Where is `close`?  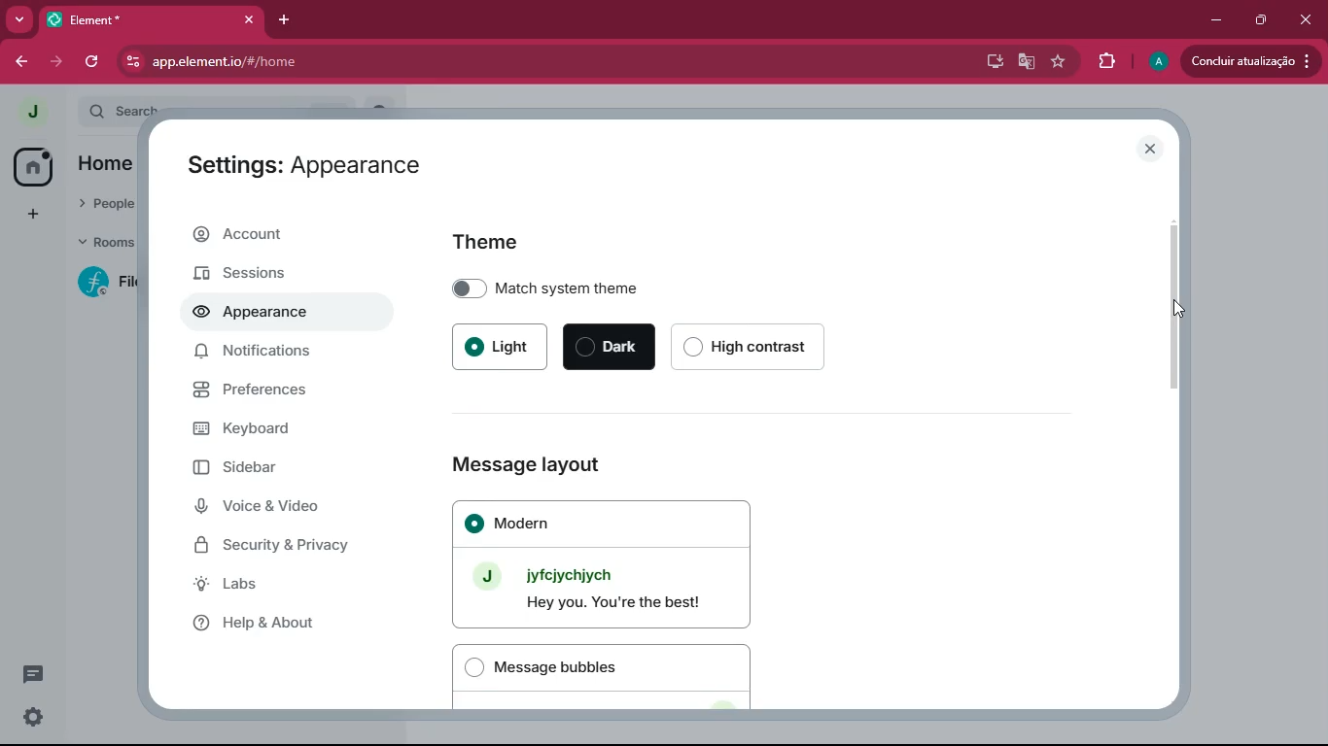 close is located at coordinates (1307, 15).